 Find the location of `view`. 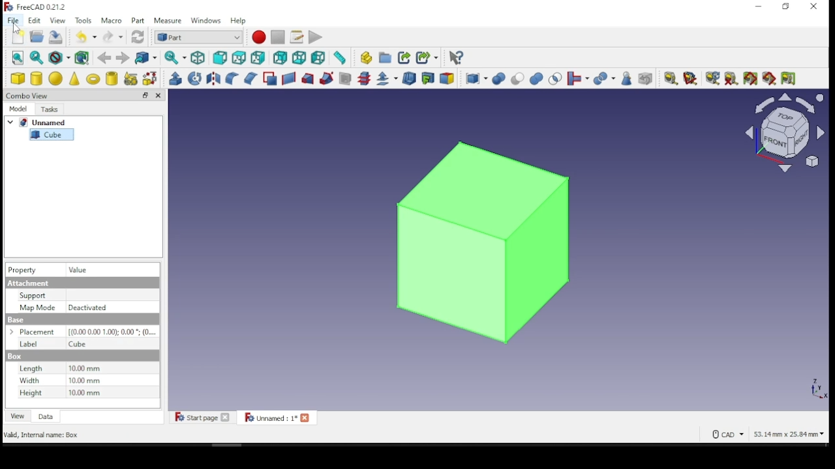

view is located at coordinates (57, 20).